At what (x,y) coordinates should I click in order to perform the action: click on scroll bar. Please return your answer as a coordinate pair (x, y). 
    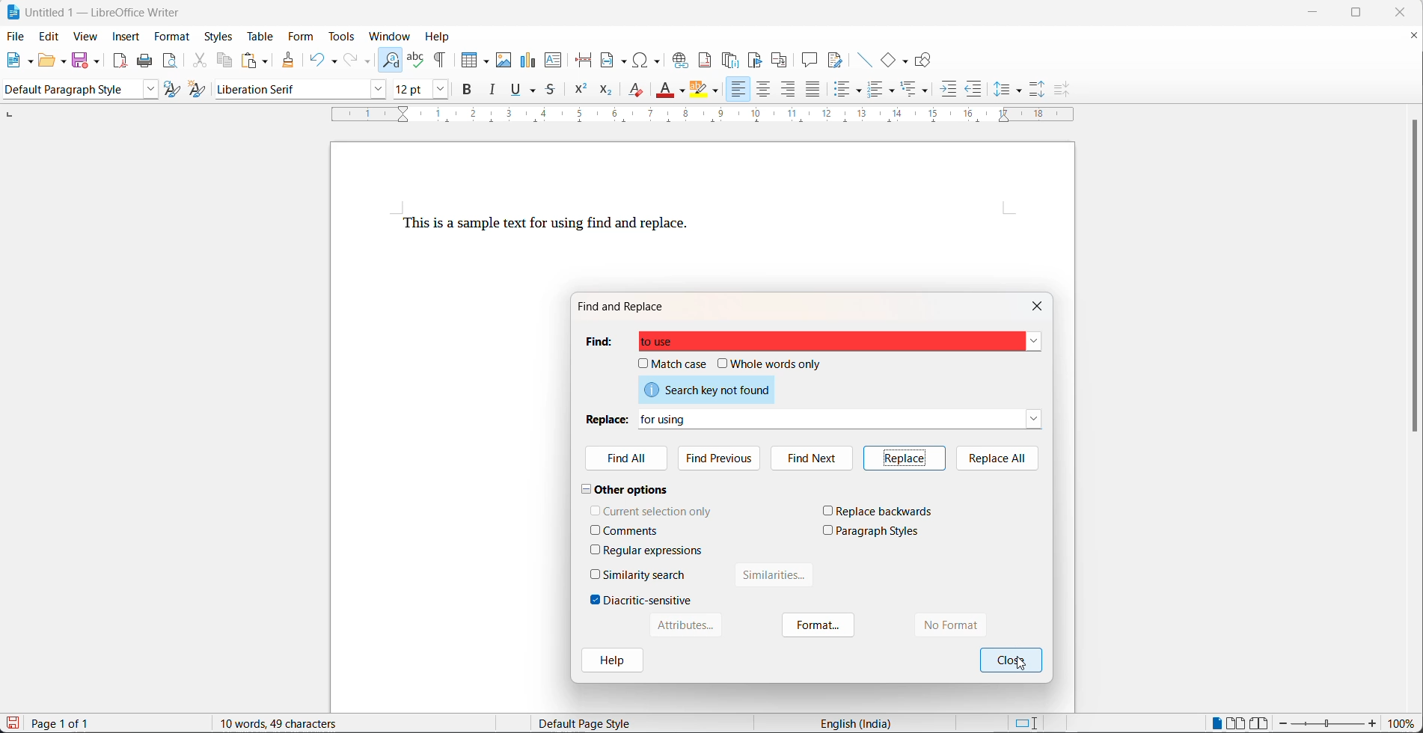
    Looking at the image, I should click on (1414, 283).